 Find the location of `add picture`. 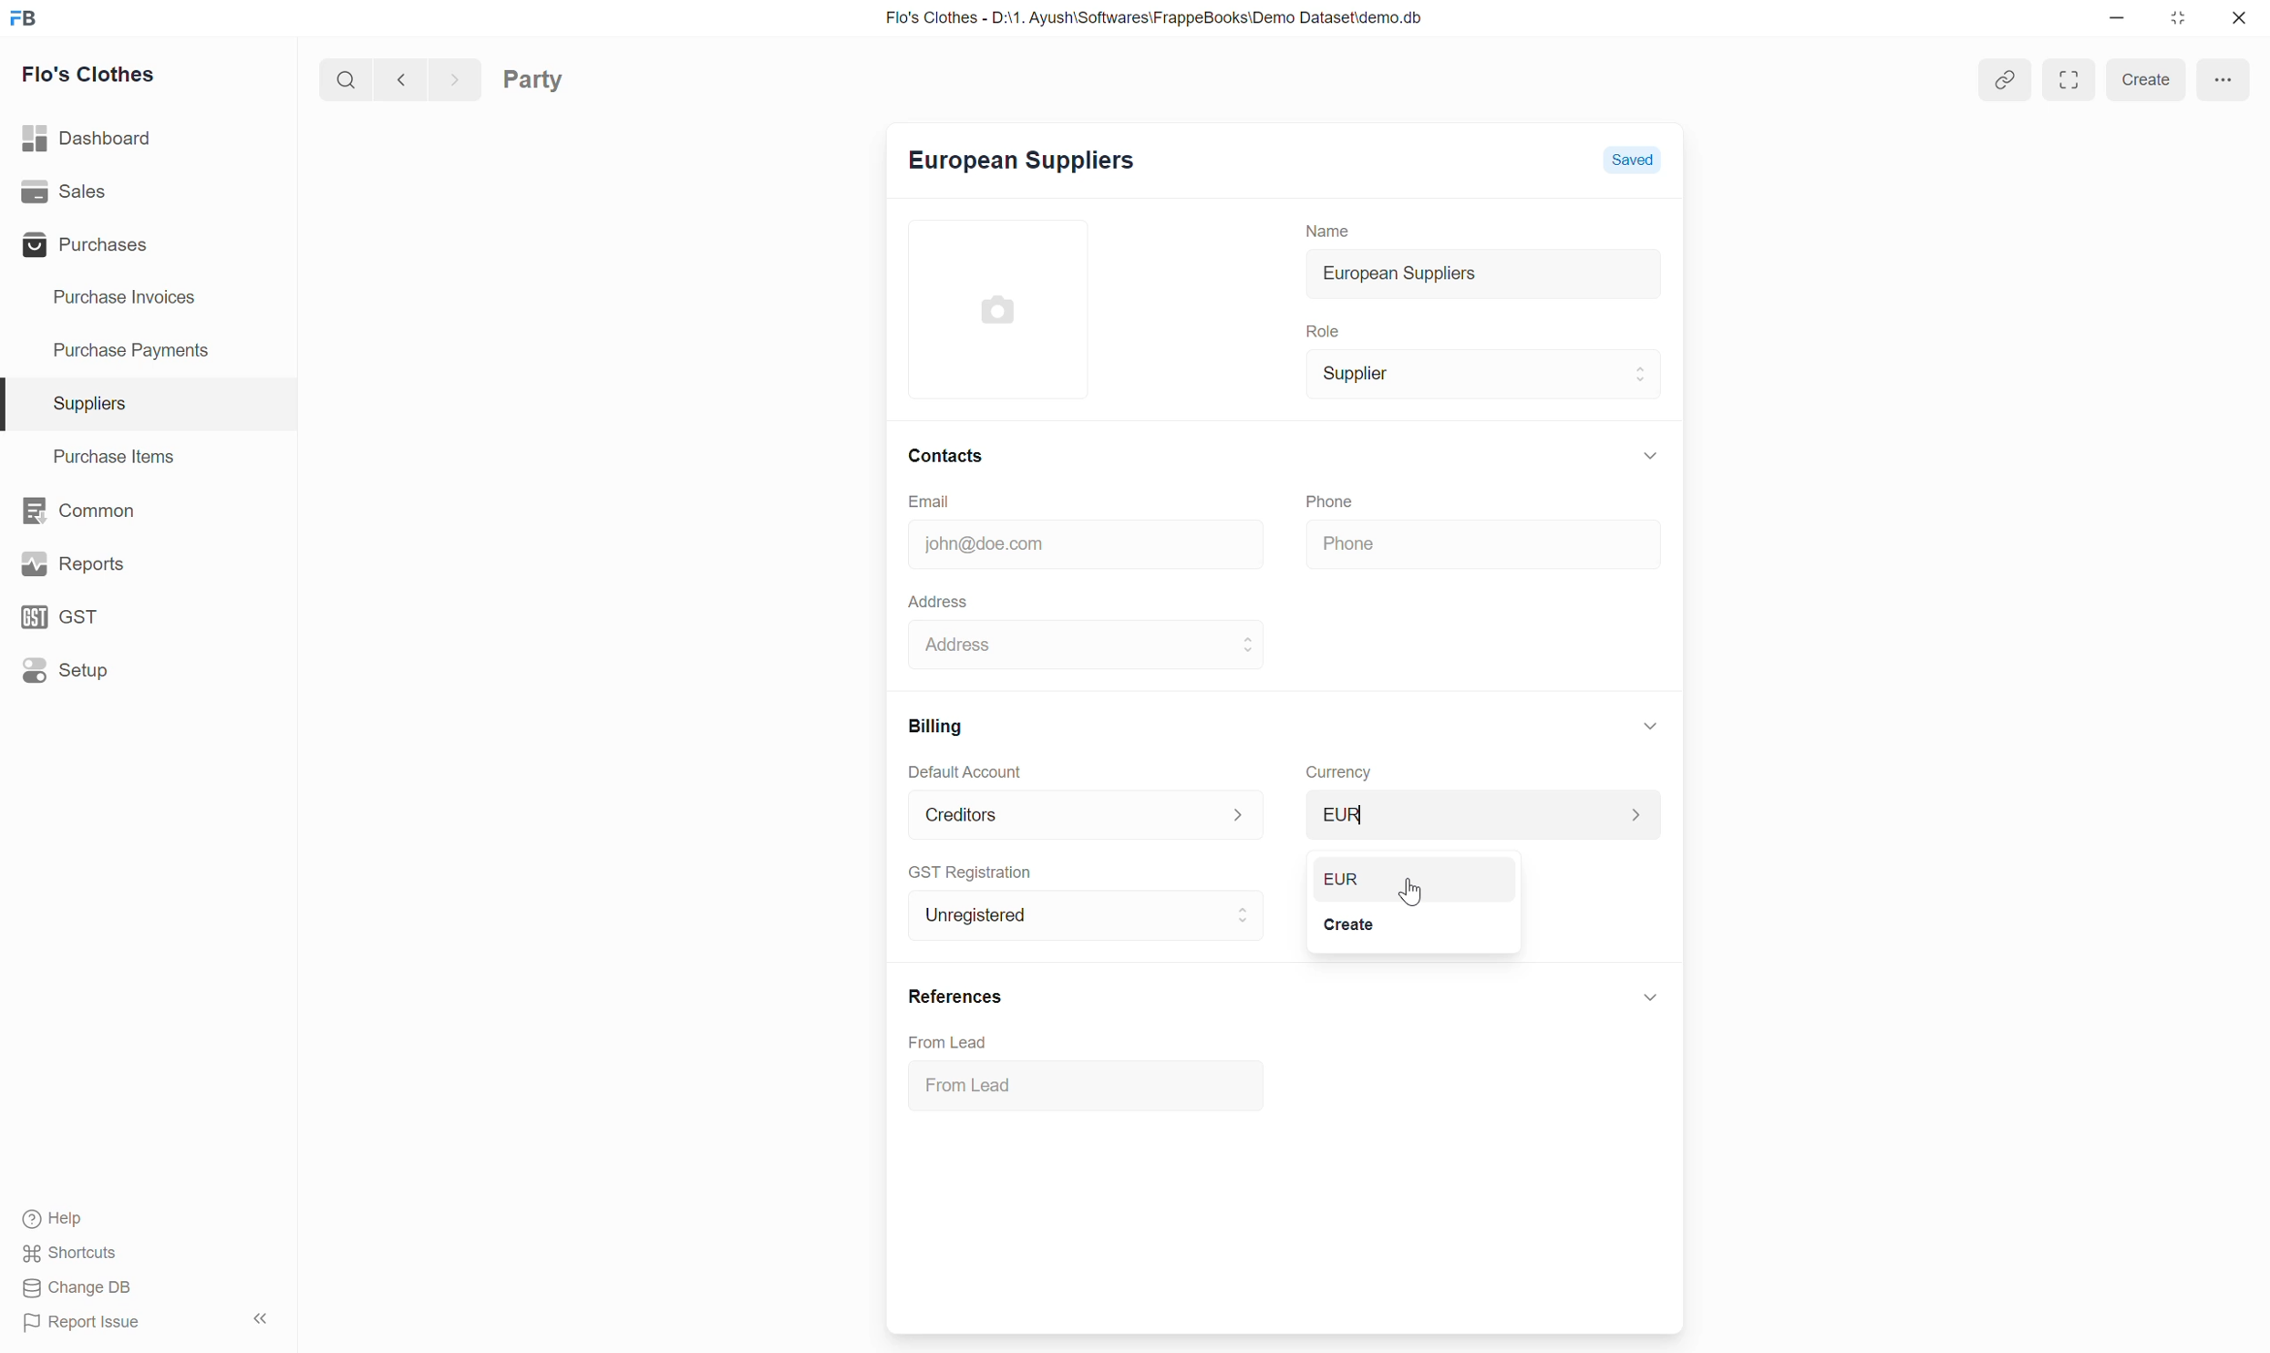

add picture is located at coordinates (1015, 306).